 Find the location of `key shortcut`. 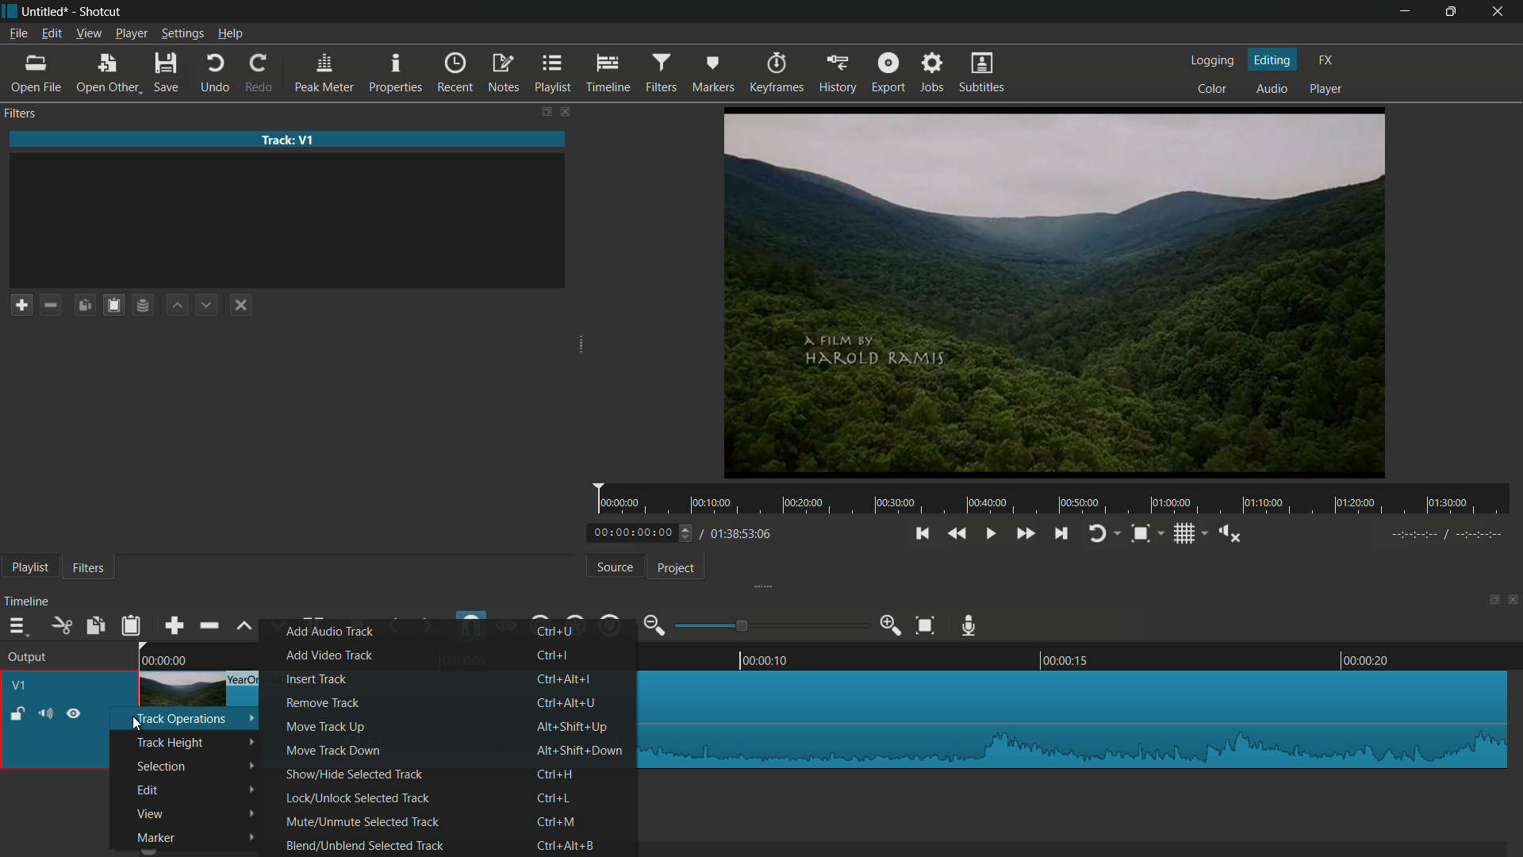

key shortcut is located at coordinates (554, 799).